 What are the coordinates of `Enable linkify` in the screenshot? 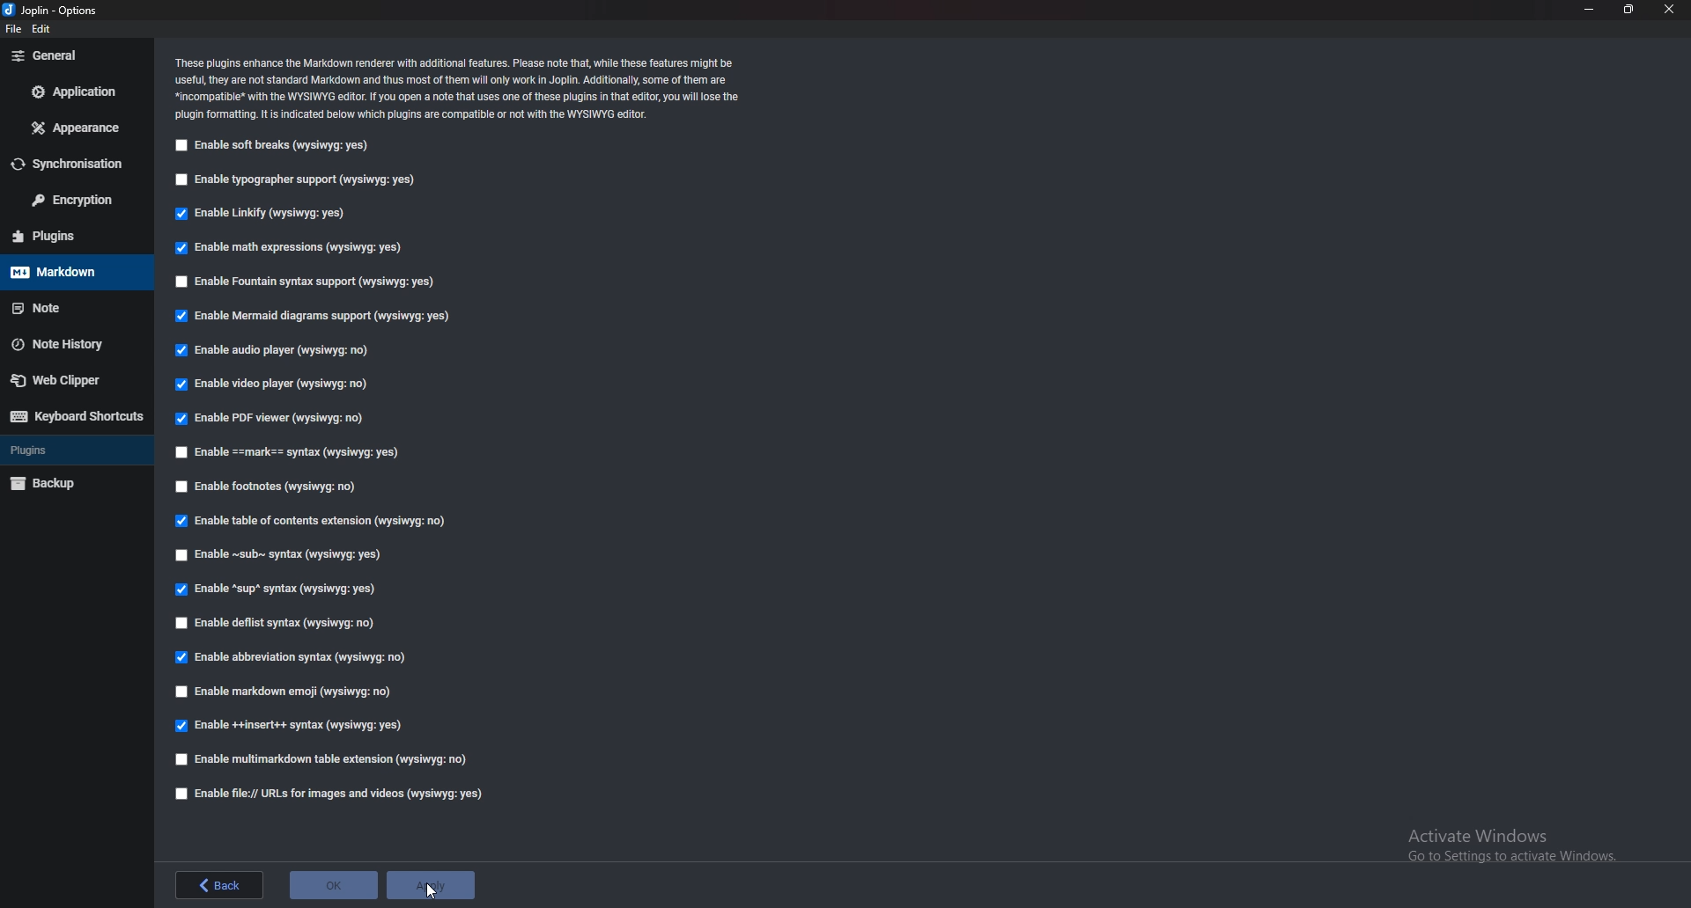 It's located at (266, 214).